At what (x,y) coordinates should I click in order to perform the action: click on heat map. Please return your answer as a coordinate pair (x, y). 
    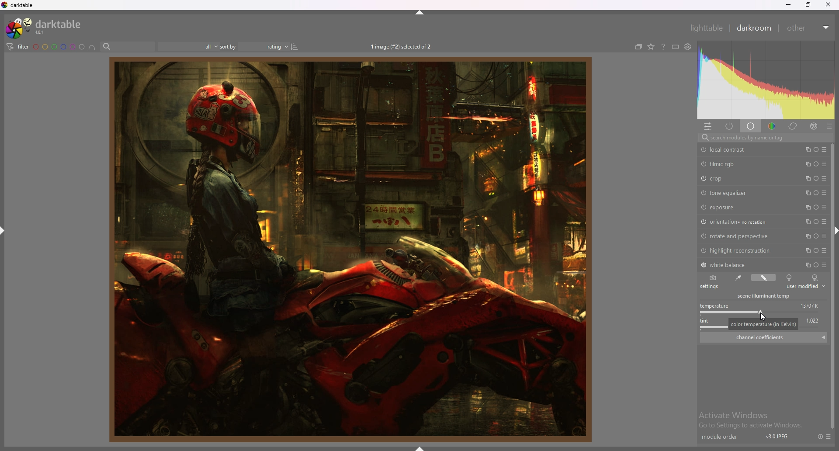
    Looking at the image, I should click on (765, 80).